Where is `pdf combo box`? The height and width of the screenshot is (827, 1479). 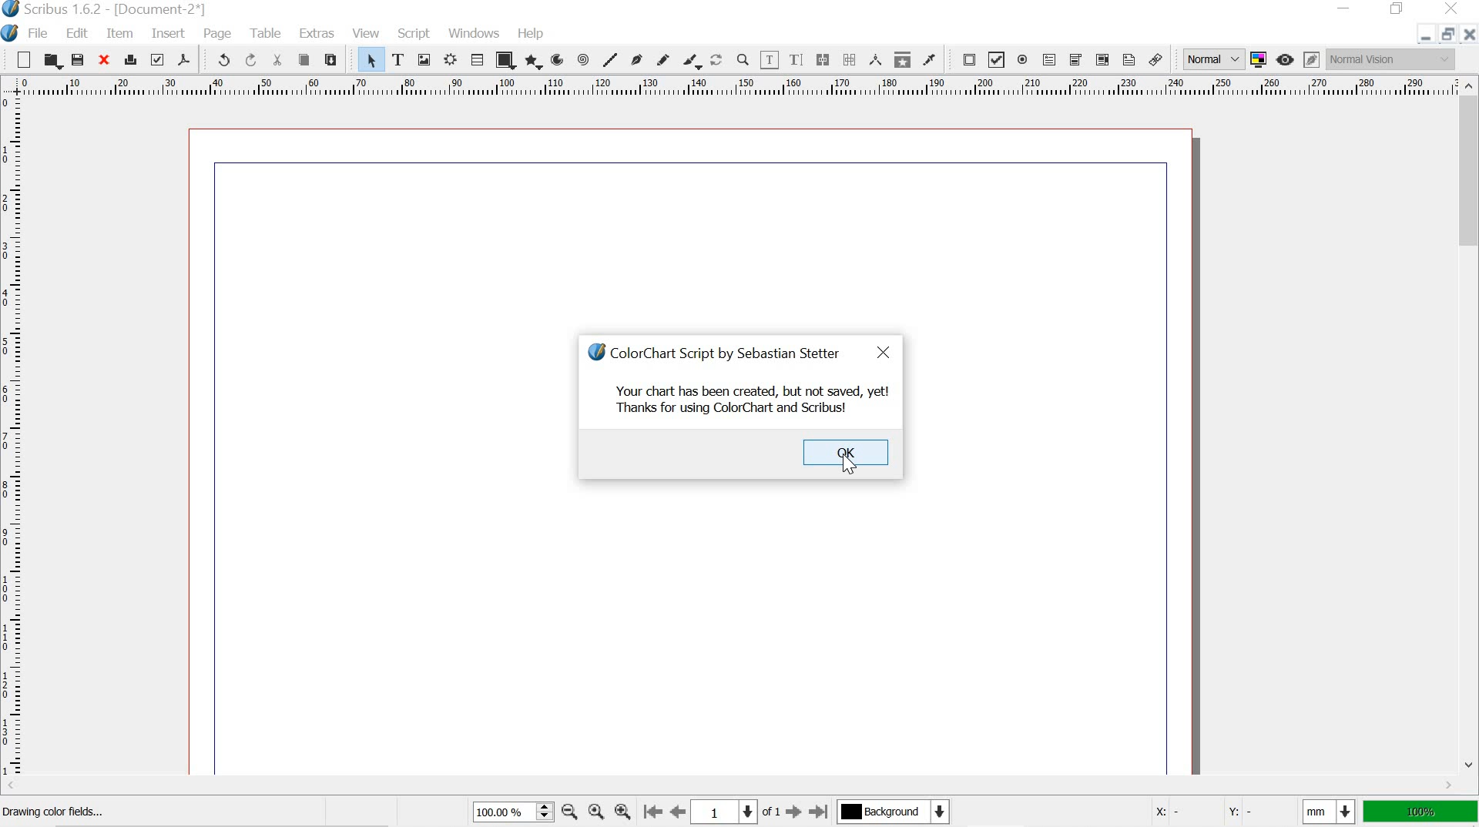 pdf combo box is located at coordinates (1075, 60).